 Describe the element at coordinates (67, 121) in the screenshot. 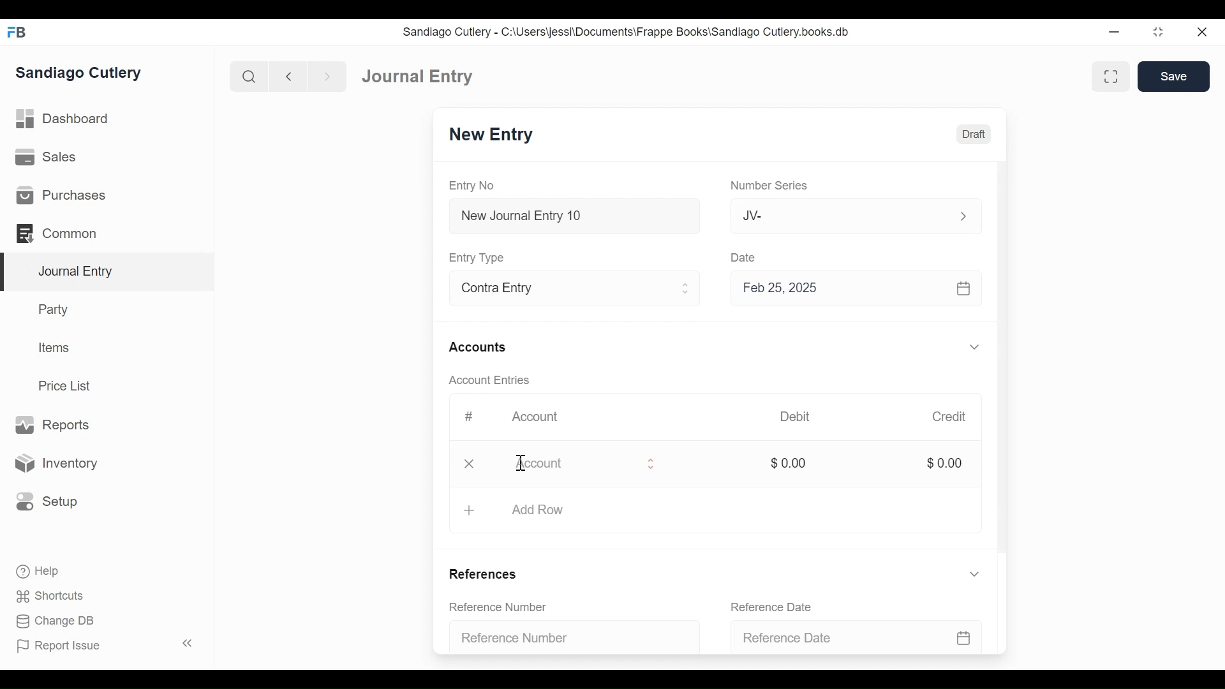

I see `Dashboard` at that location.